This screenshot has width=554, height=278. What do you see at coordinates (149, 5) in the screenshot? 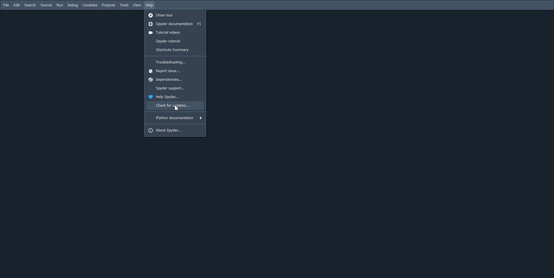
I see `Help` at bounding box center [149, 5].